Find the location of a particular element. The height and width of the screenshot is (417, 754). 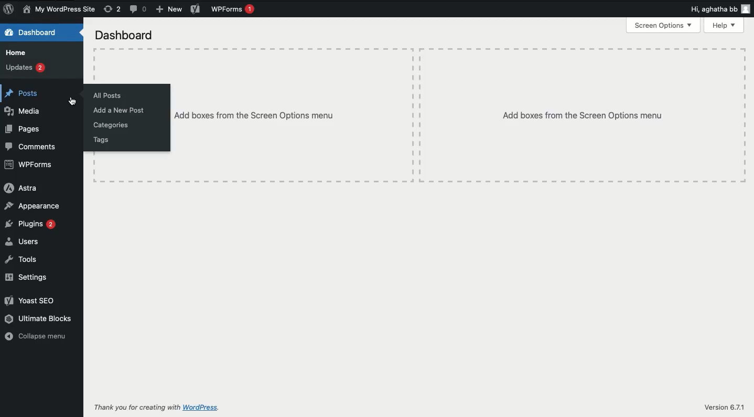

Posts is located at coordinates (22, 94).